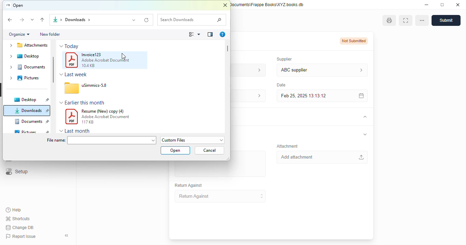 This screenshot has width=466, height=245. I want to click on attachments, so click(27, 46).